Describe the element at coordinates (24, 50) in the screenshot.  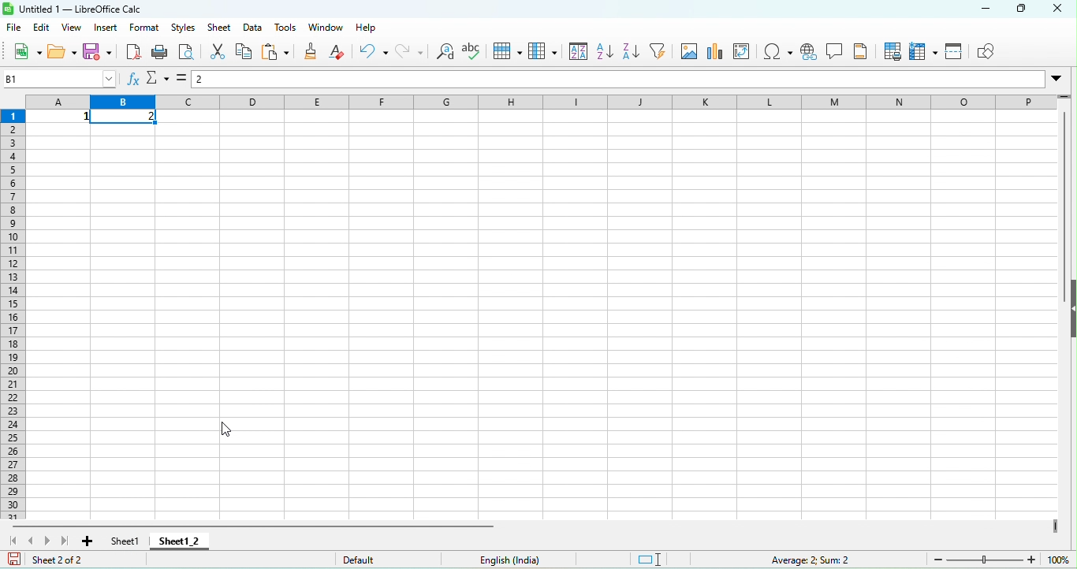
I see `new` at that location.